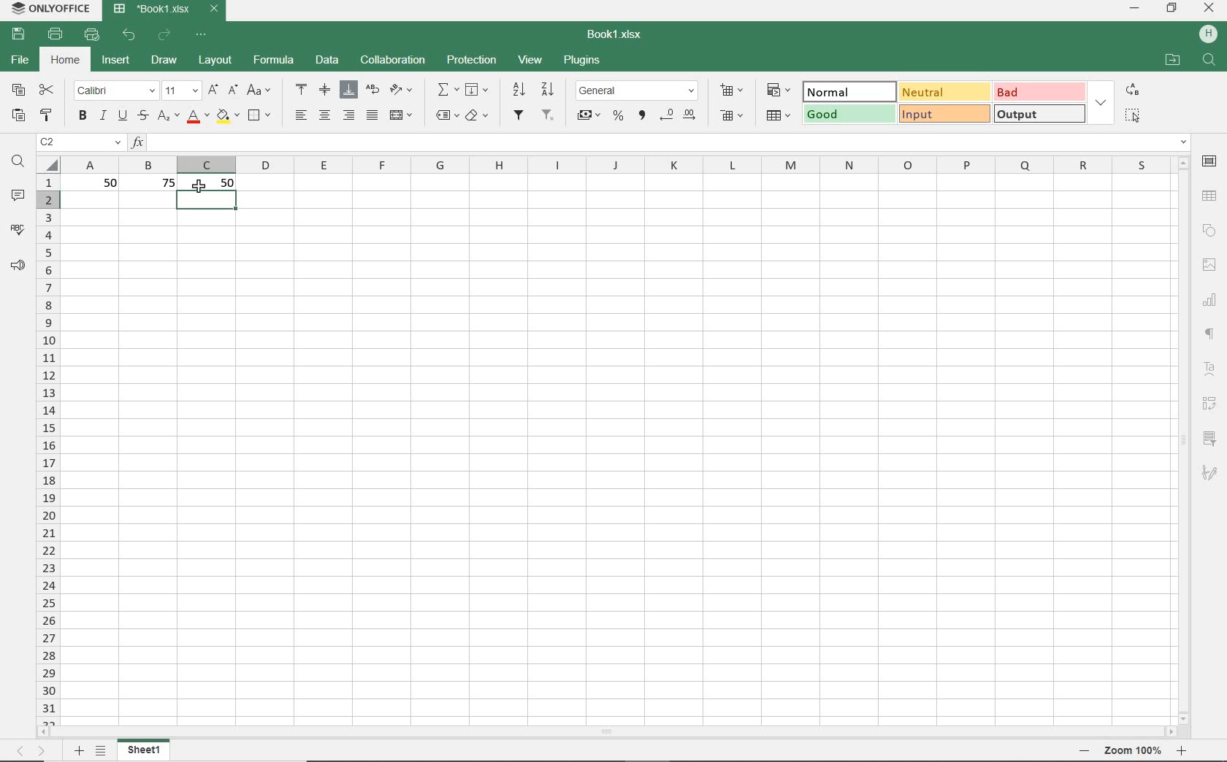  Describe the element at coordinates (18, 35) in the screenshot. I see `save` at that location.